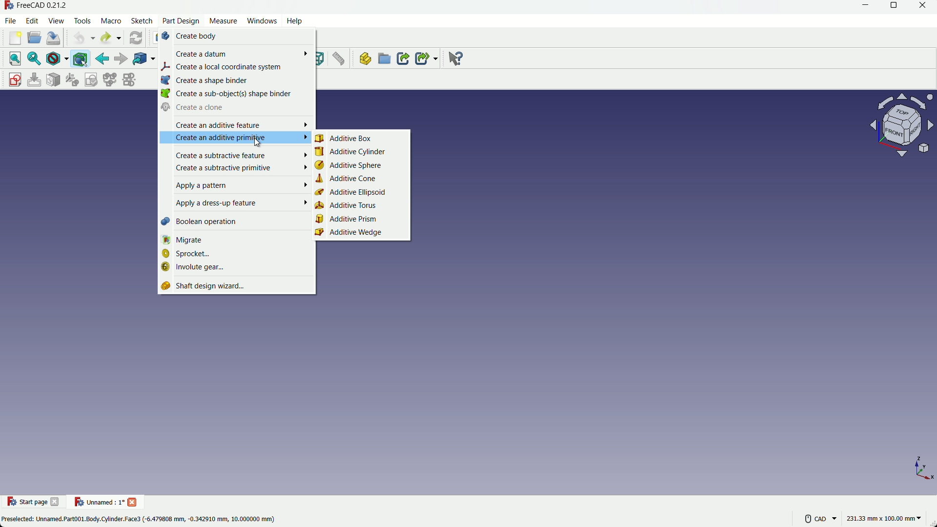 This screenshot has height=527, width=937. What do you see at coordinates (136, 38) in the screenshot?
I see `refresh` at bounding box center [136, 38].